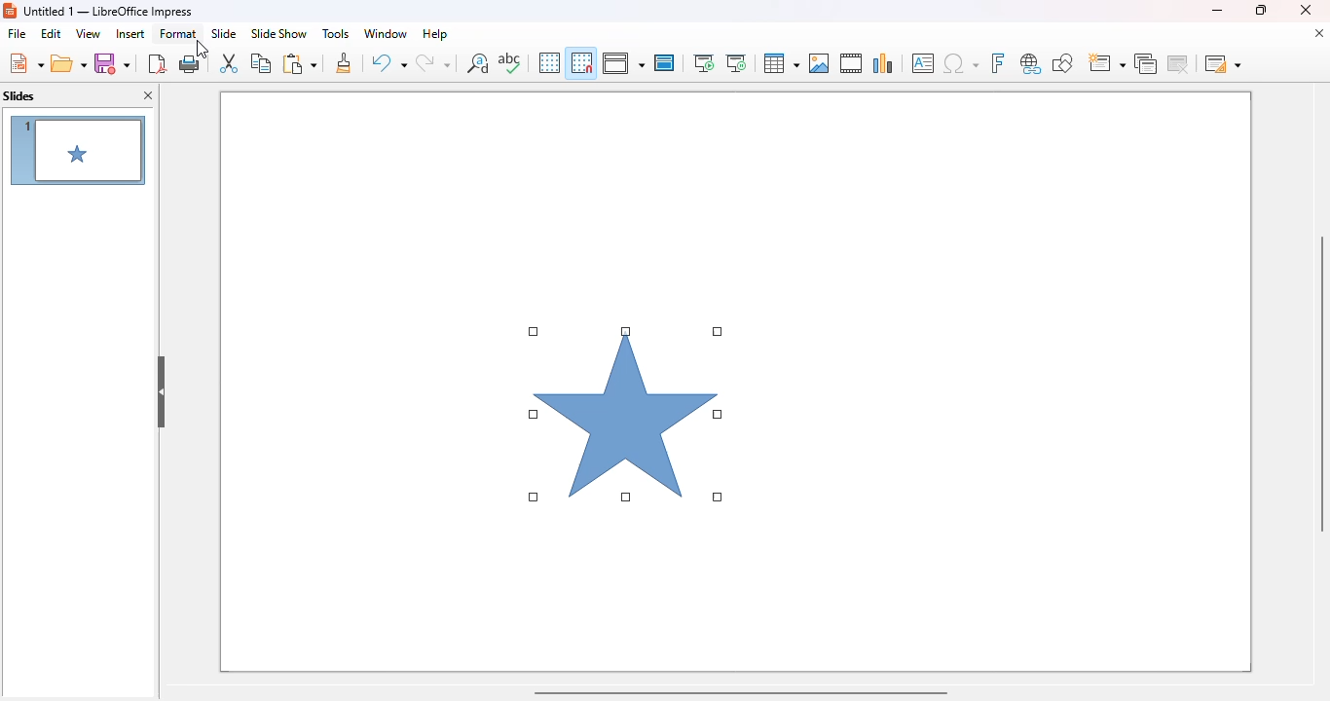  Describe the element at coordinates (69, 64) in the screenshot. I see `open` at that location.